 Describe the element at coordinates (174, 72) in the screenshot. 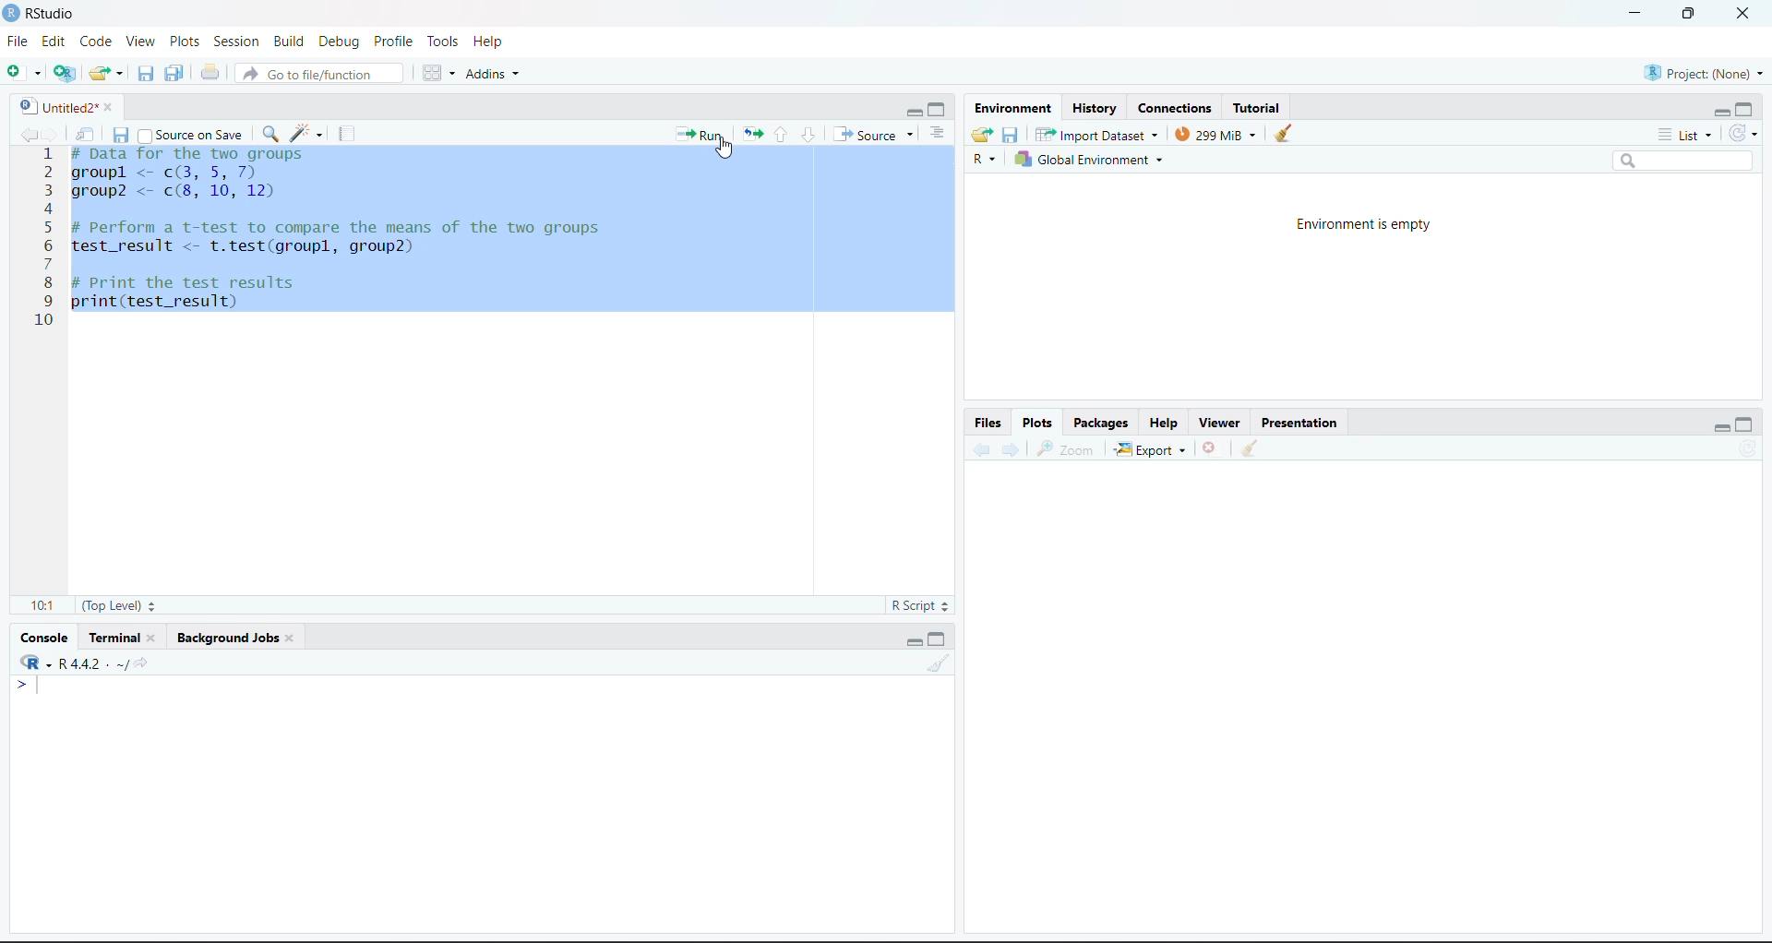

I see `save all open documents` at that location.